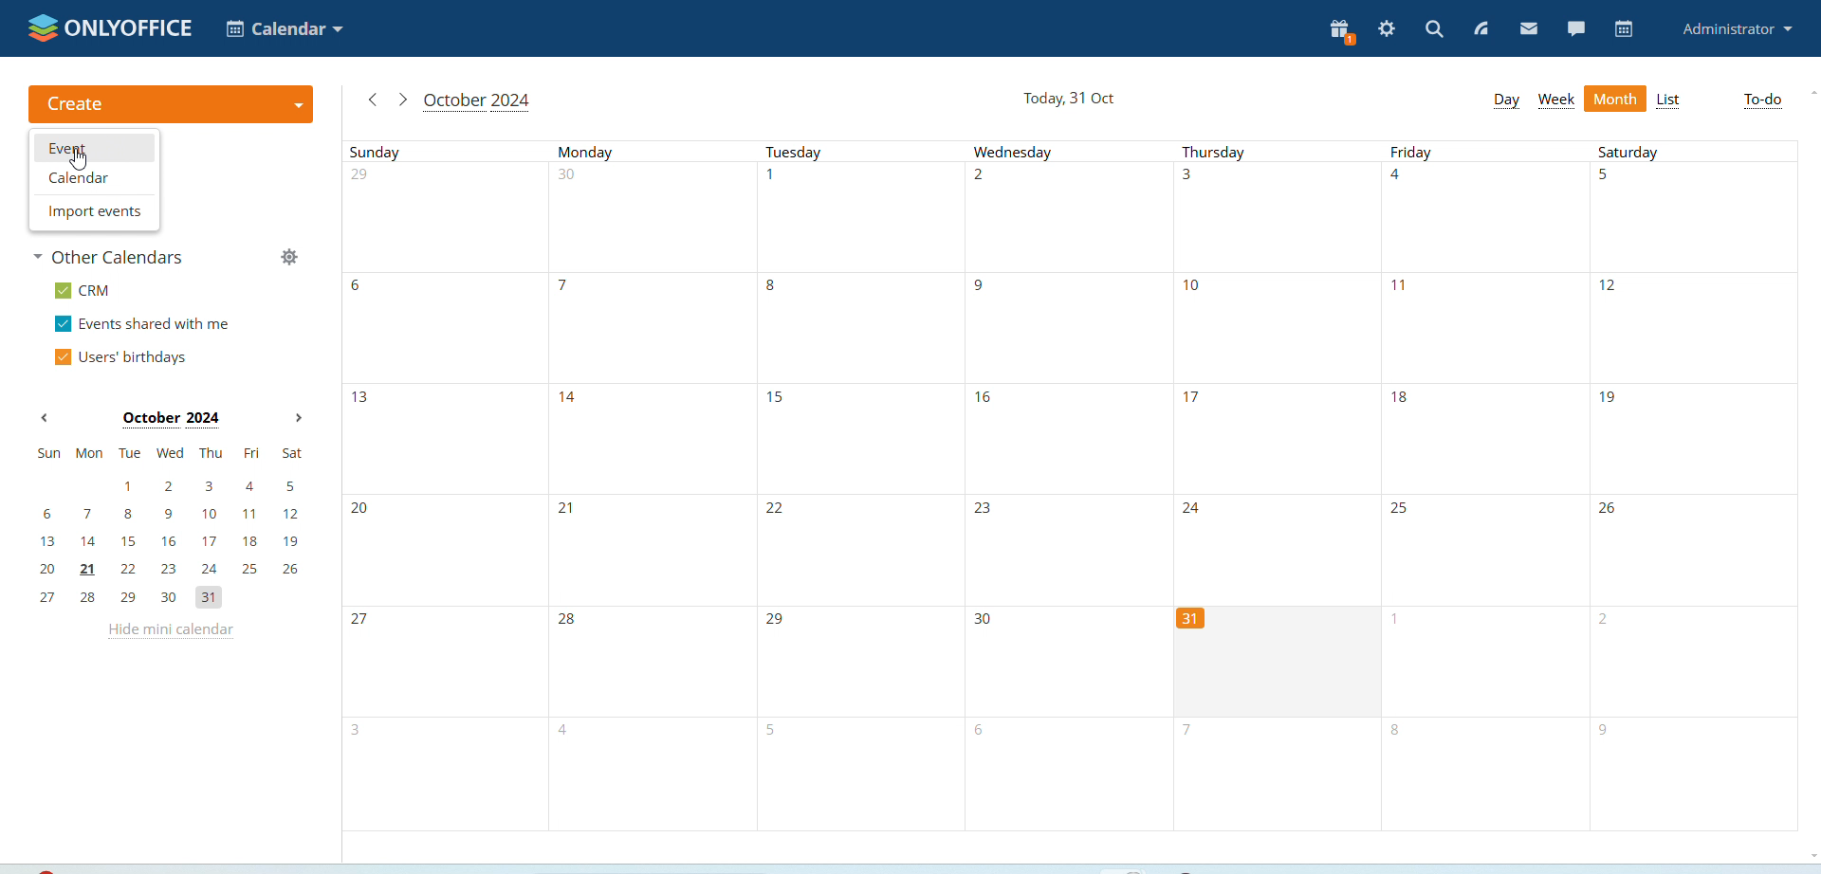 The height and width of the screenshot is (874, 1821). Describe the element at coordinates (1669, 101) in the screenshot. I see `list view` at that location.